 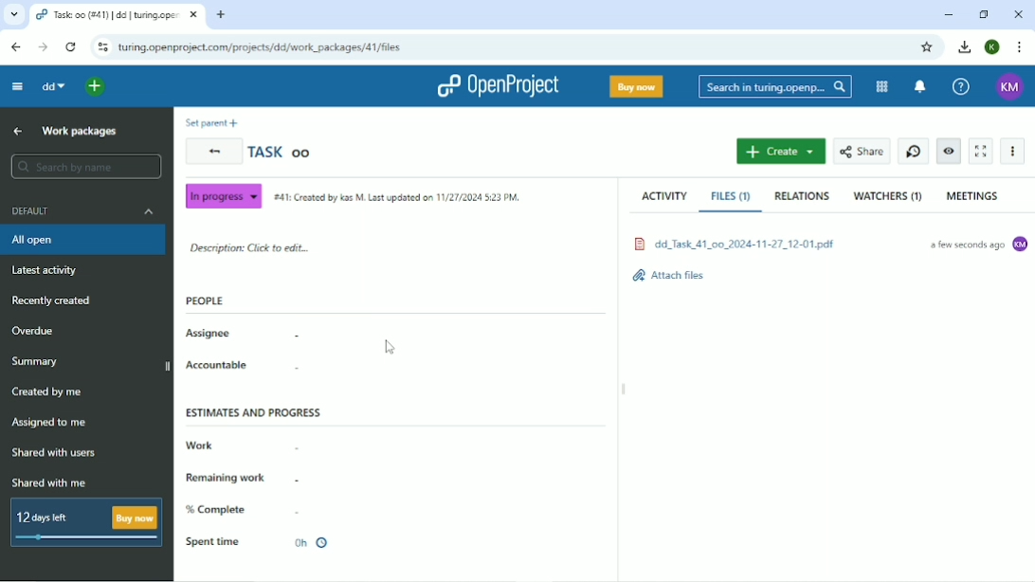 I want to click on Overdue, so click(x=35, y=332).